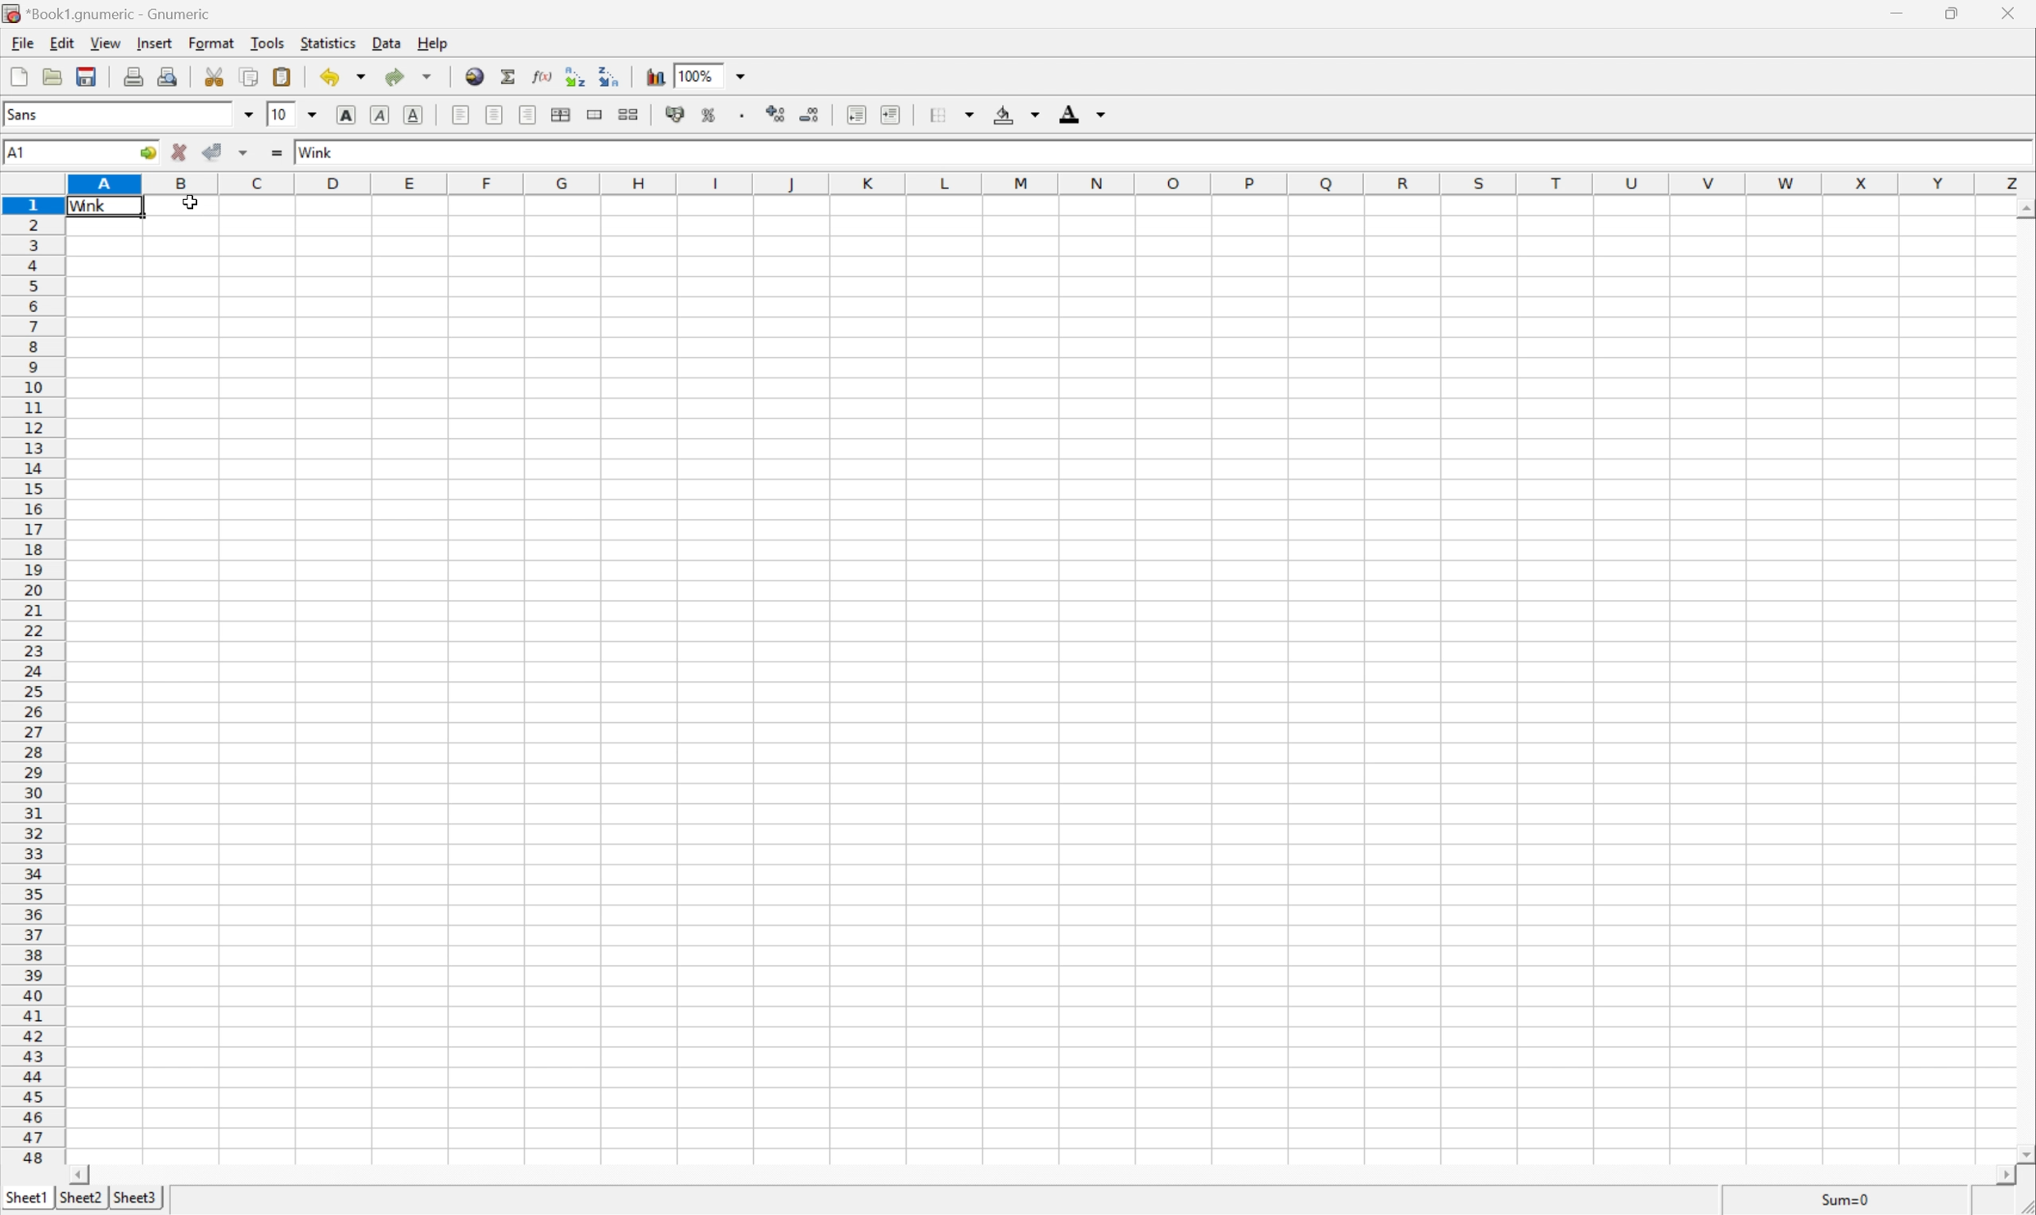 This screenshot has width=2036, height=1215. Describe the element at coordinates (528, 114) in the screenshot. I see `align right` at that location.